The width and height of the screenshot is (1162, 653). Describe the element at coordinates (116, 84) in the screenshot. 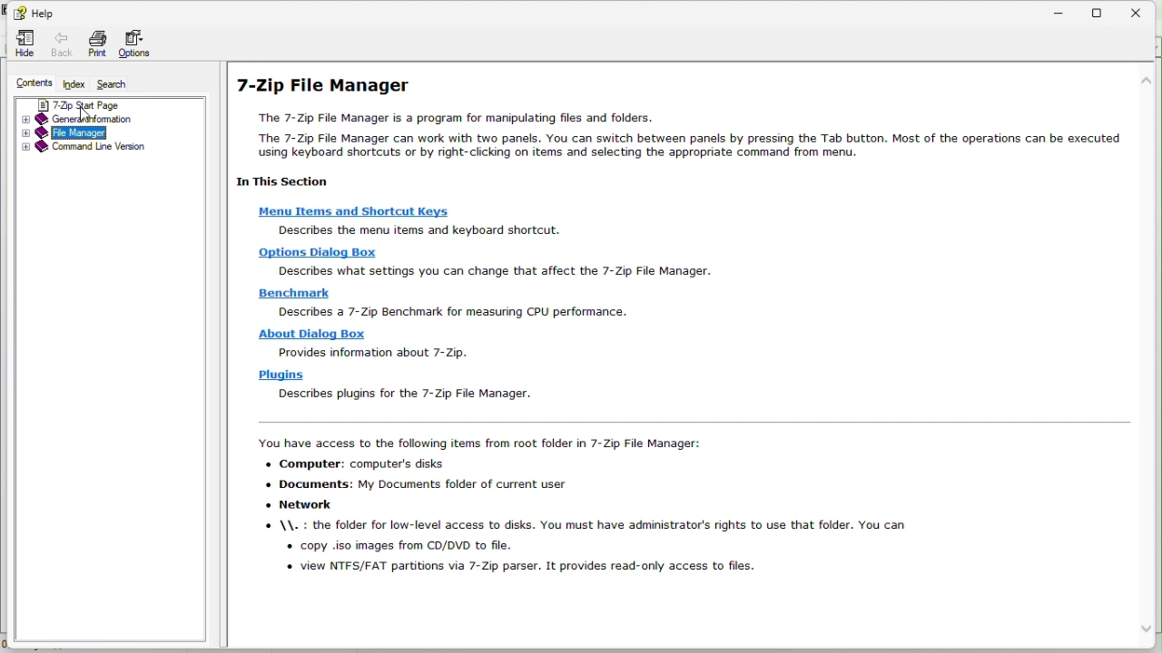

I see `Search` at that location.